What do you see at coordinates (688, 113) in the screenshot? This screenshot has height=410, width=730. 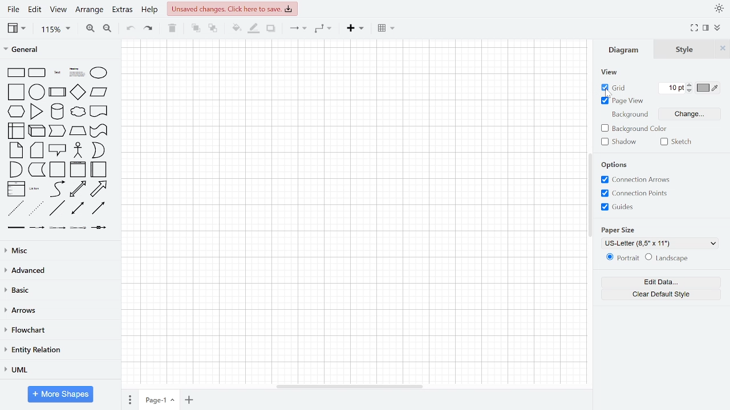 I see `change background` at bounding box center [688, 113].